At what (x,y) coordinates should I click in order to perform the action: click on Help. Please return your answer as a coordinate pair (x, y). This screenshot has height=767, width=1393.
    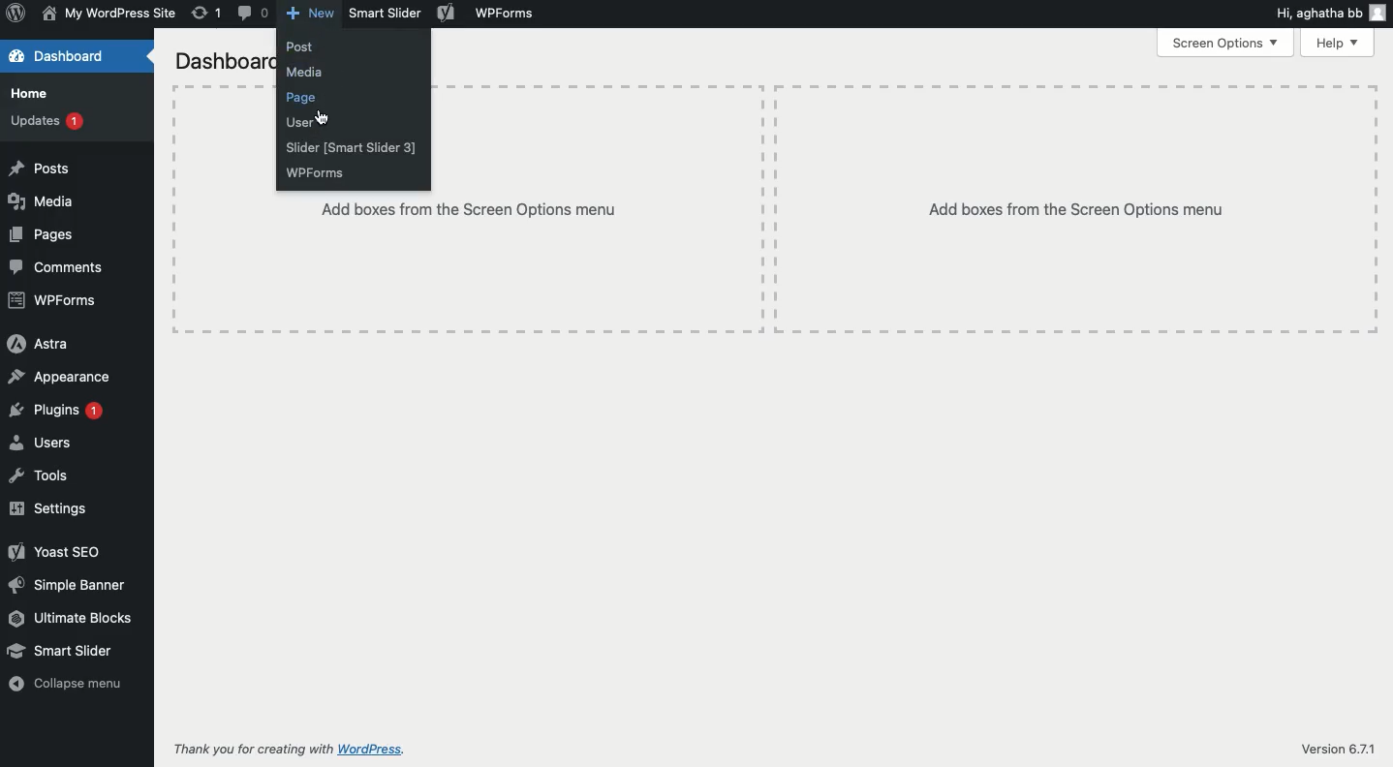
    Looking at the image, I should click on (1339, 44).